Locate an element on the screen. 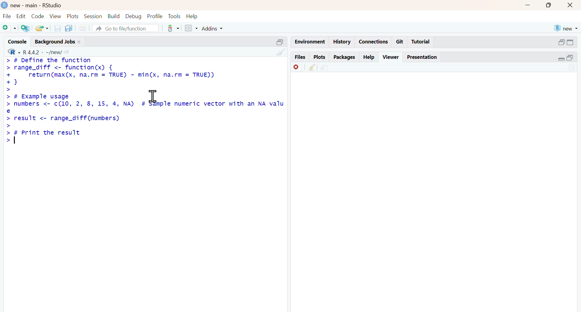  > is located at coordinates (8, 141).